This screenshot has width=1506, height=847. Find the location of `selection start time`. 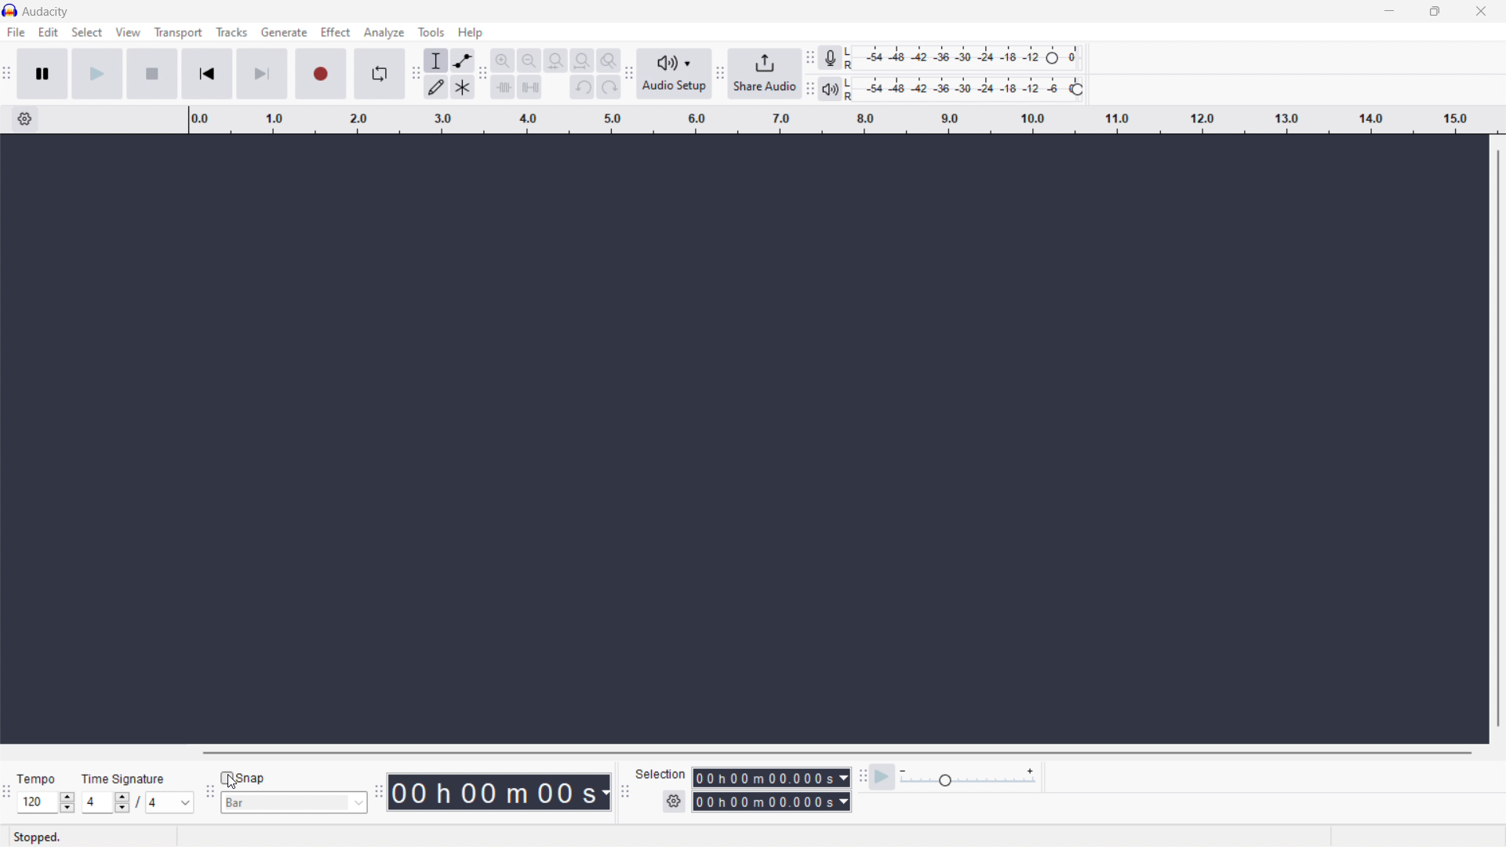

selection start time is located at coordinates (770, 778).